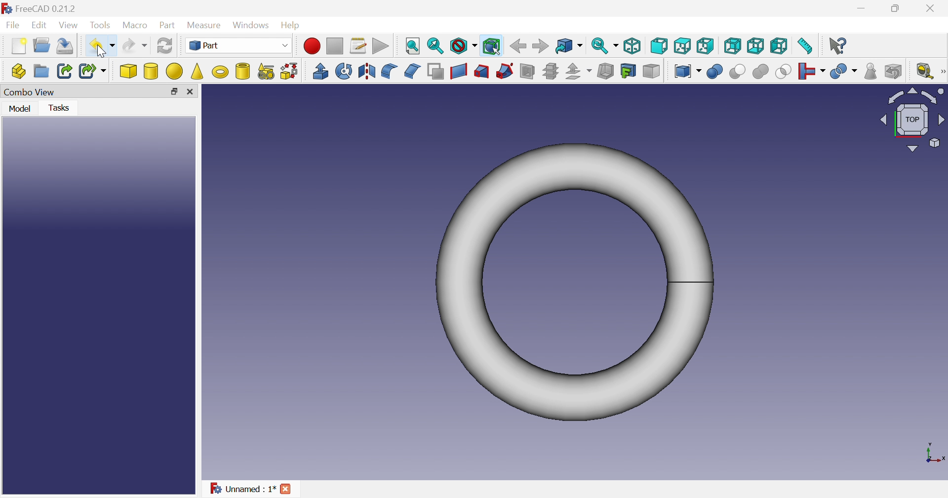 The width and height of the screenshot is (948, 498). I want to click on Viewing angle, so click(913, 119).